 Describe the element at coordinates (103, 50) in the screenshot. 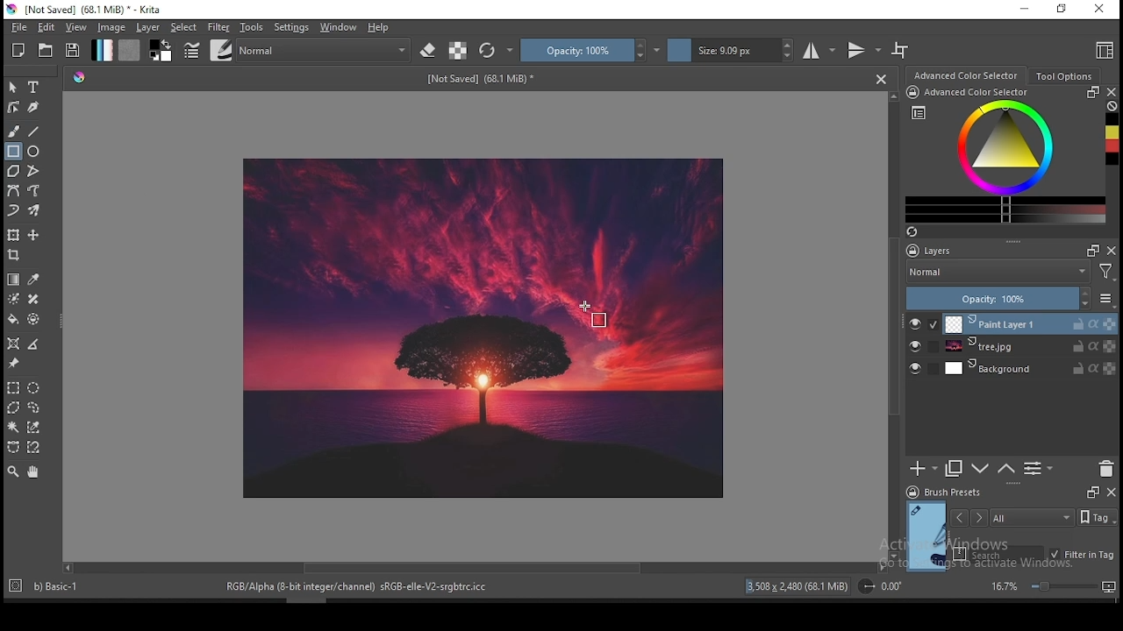

I see `gradient fill` at that location.